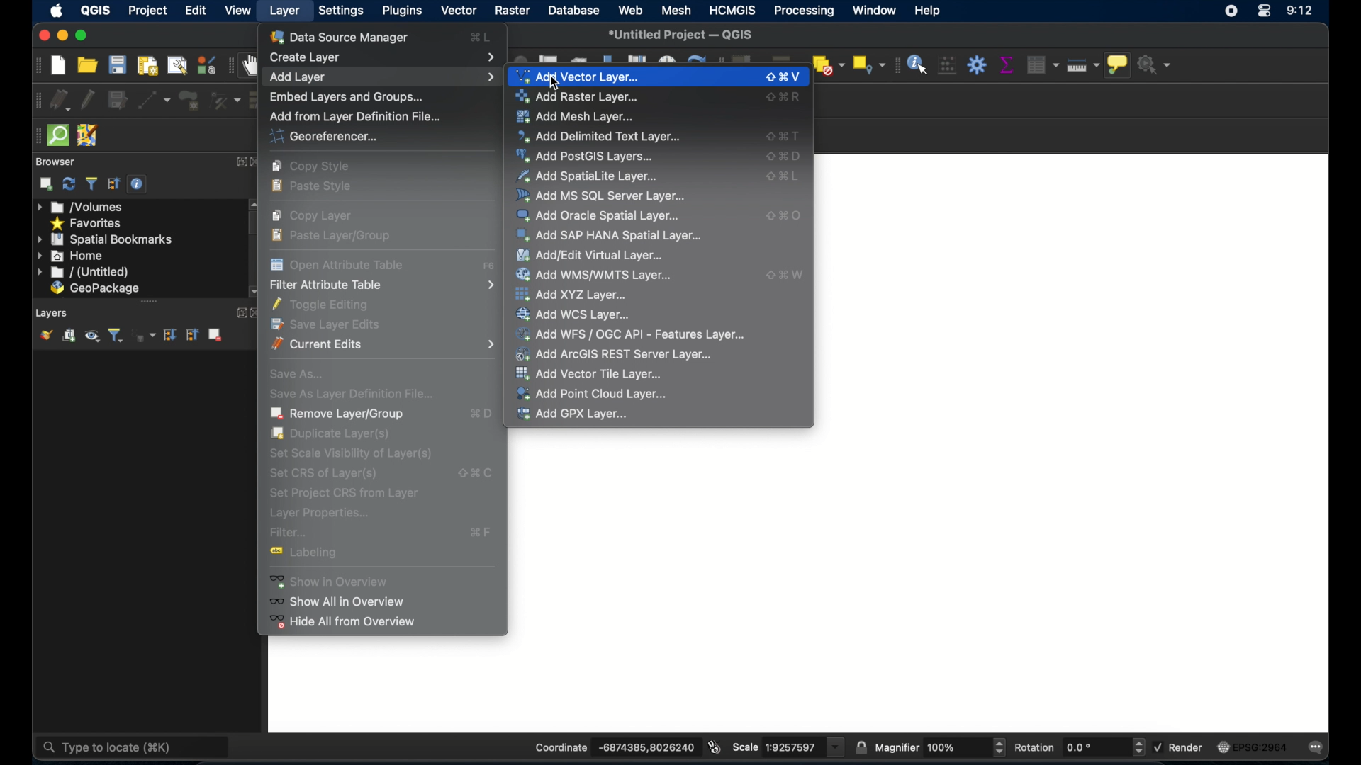 The height and width of the screenshot is (765, 1361). What do you see at coordinates (510, 11) in the screenshot?
I see `raster` at bounding box center [510, 11].